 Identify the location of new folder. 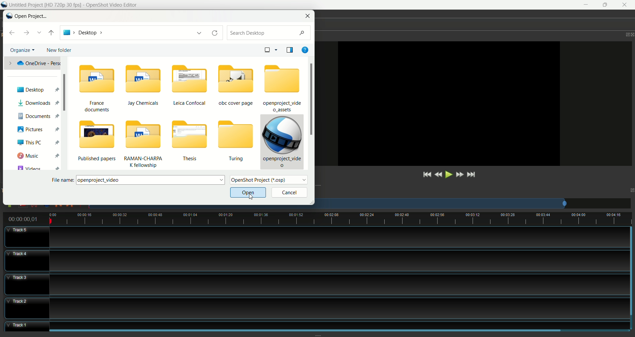
(61, 50).